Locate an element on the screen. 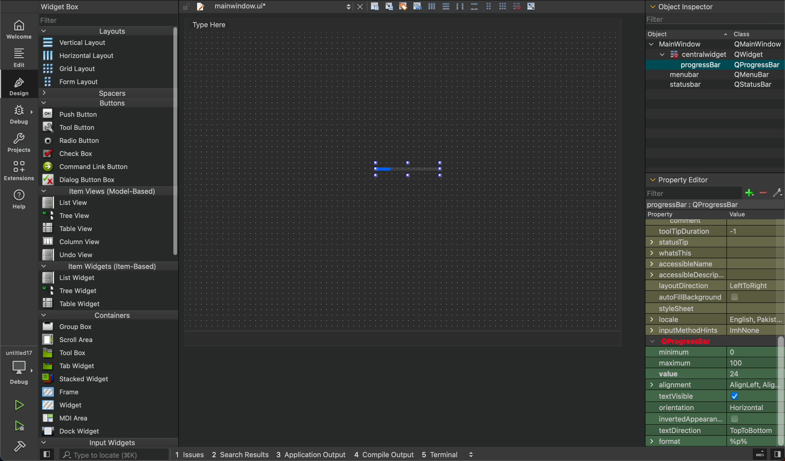 The height and width of the screenshot is (461, 785). Grid Layout is located at coordinates (86, 68).